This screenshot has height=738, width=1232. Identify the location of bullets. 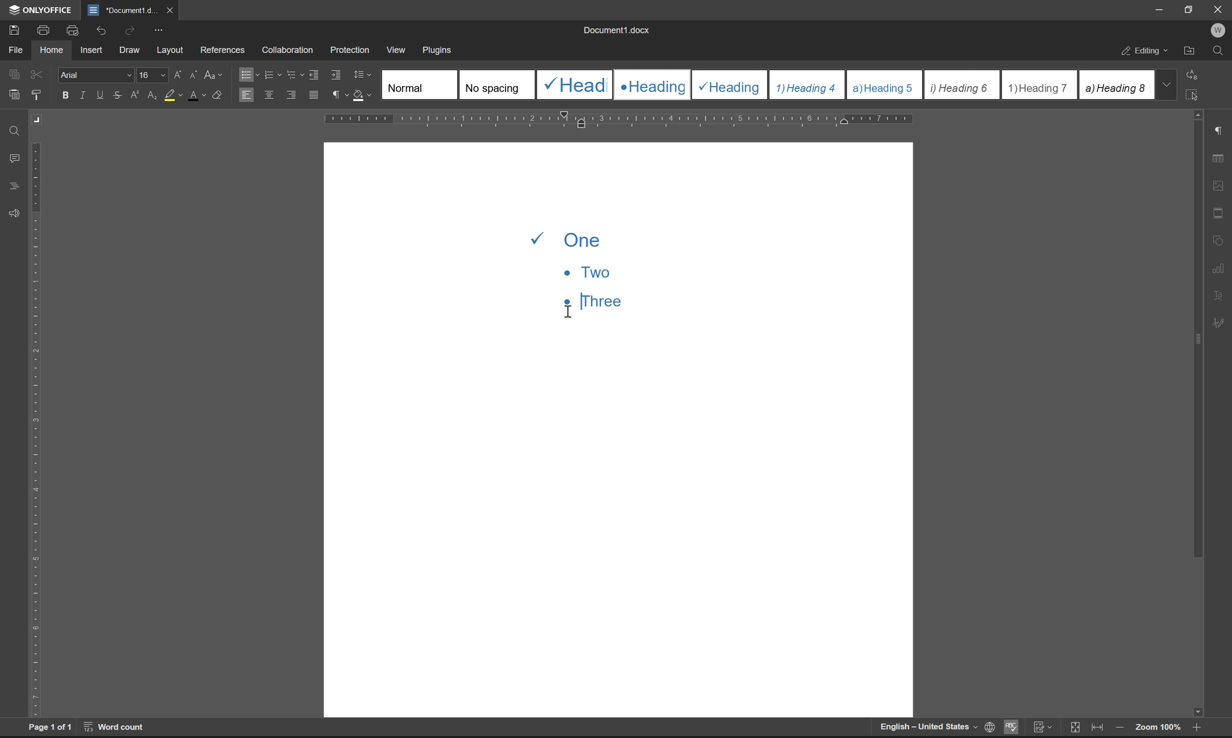
(248, 74).